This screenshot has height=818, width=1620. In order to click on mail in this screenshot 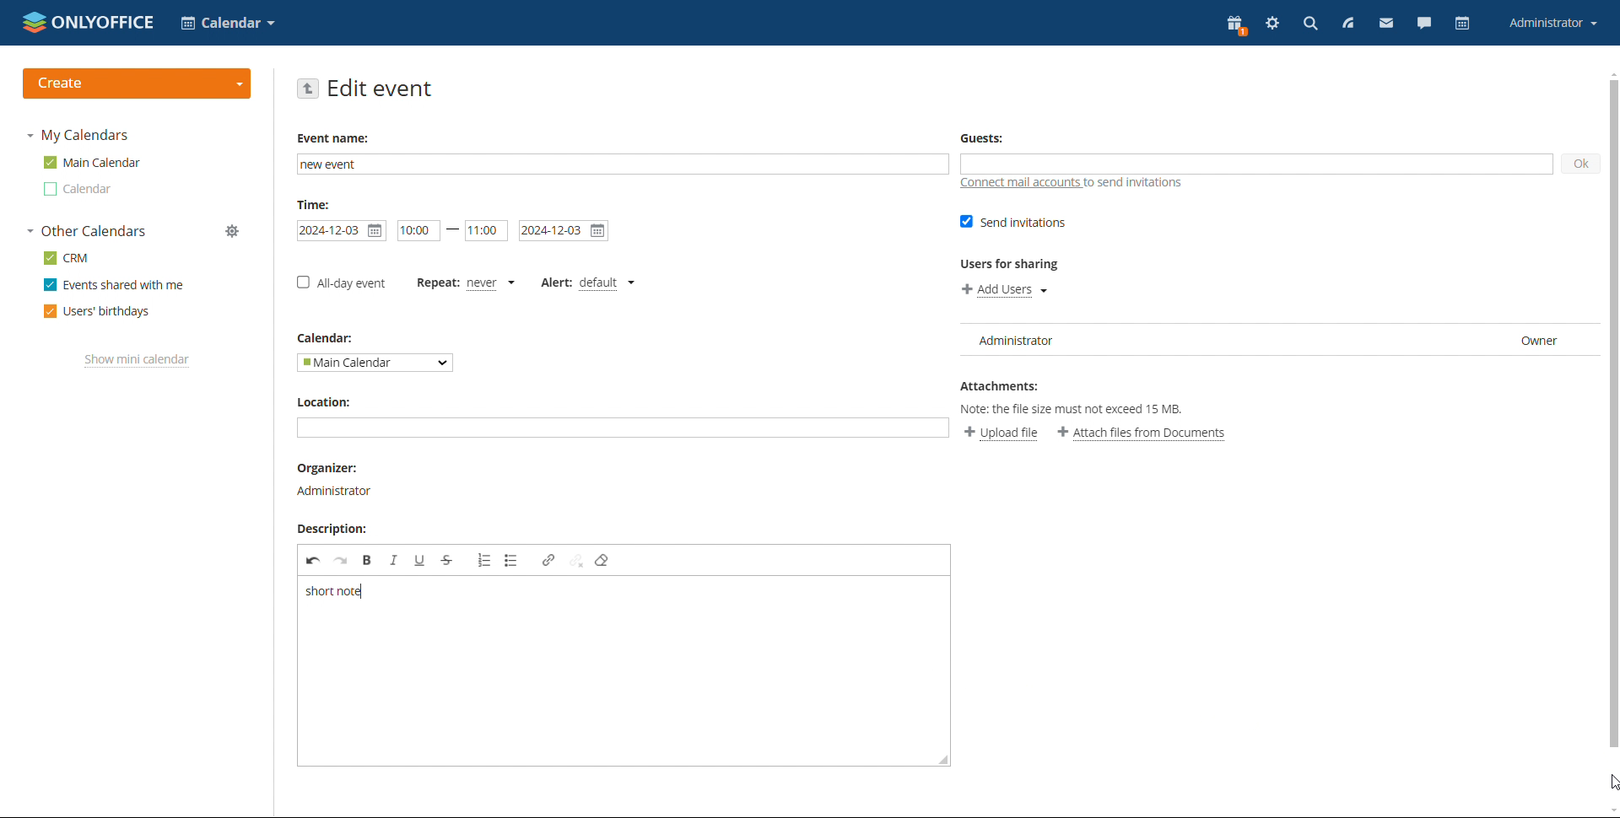, I will do `click(1387, 23)`.